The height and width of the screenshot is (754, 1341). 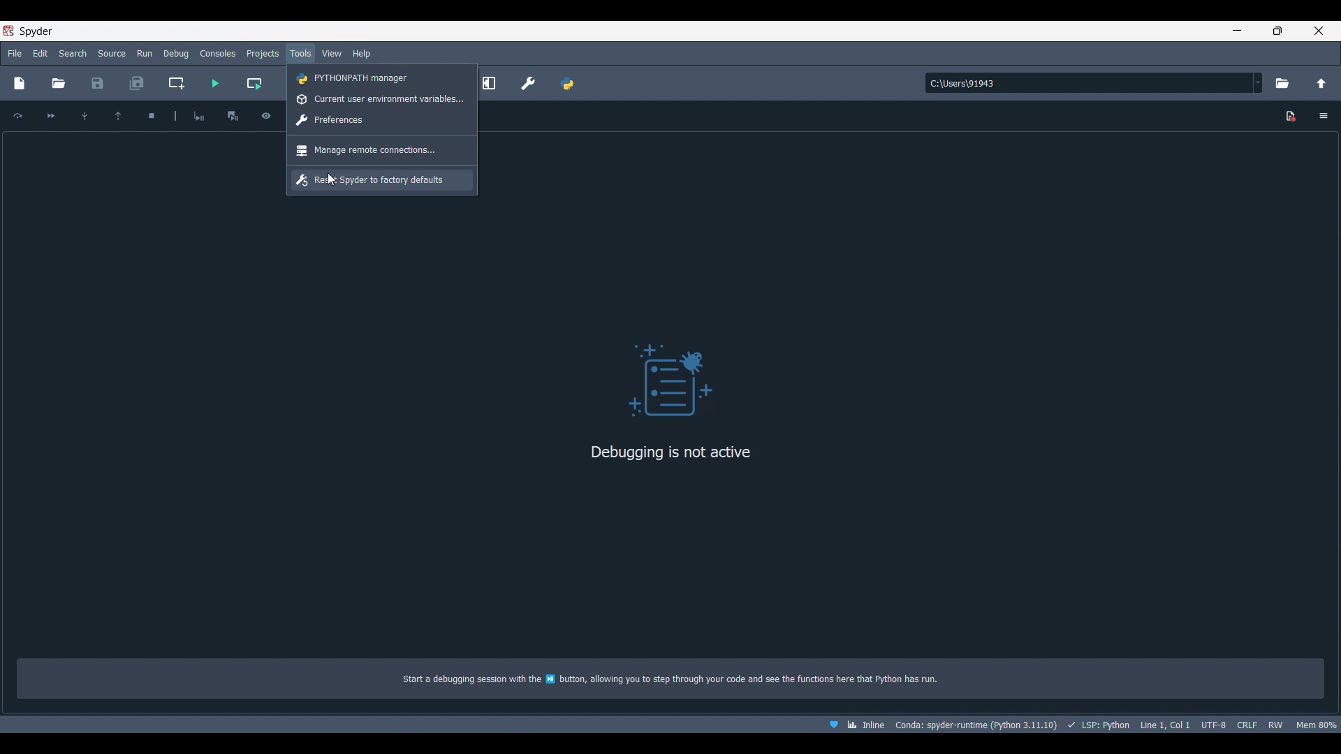 What do you see at coordinates (263, 54) in the screenshot?
I see `Projects menu` at bounding box center [263, 54].